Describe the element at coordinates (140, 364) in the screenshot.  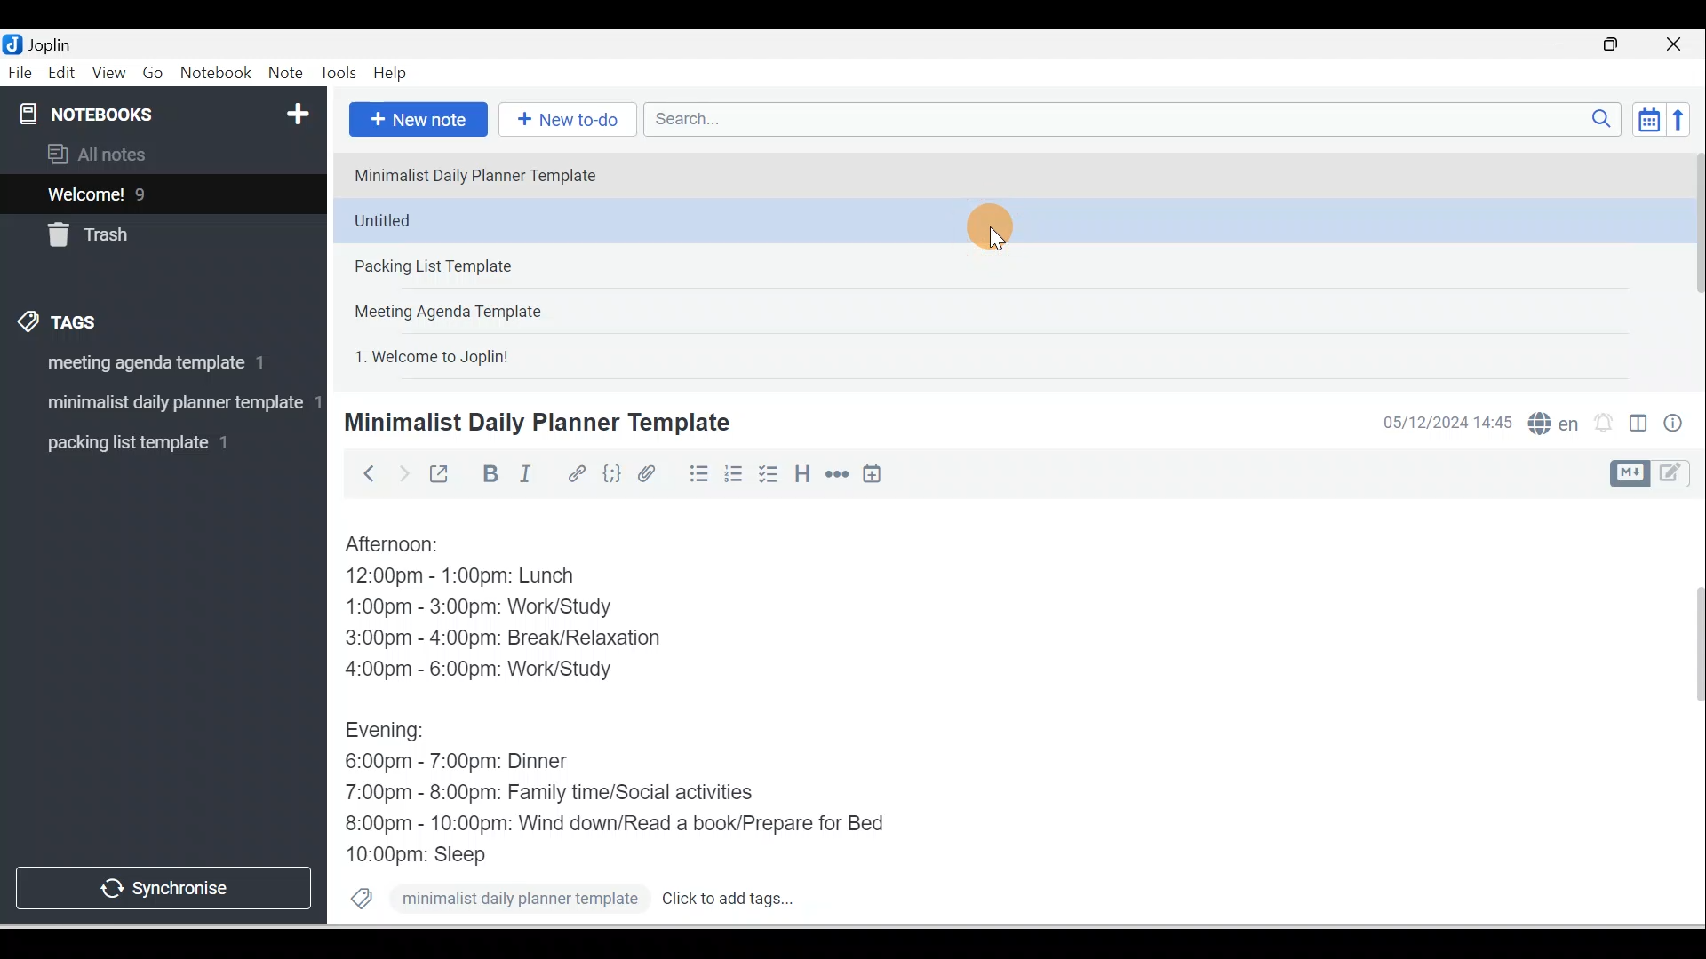
I see `Tag 1` at that location.